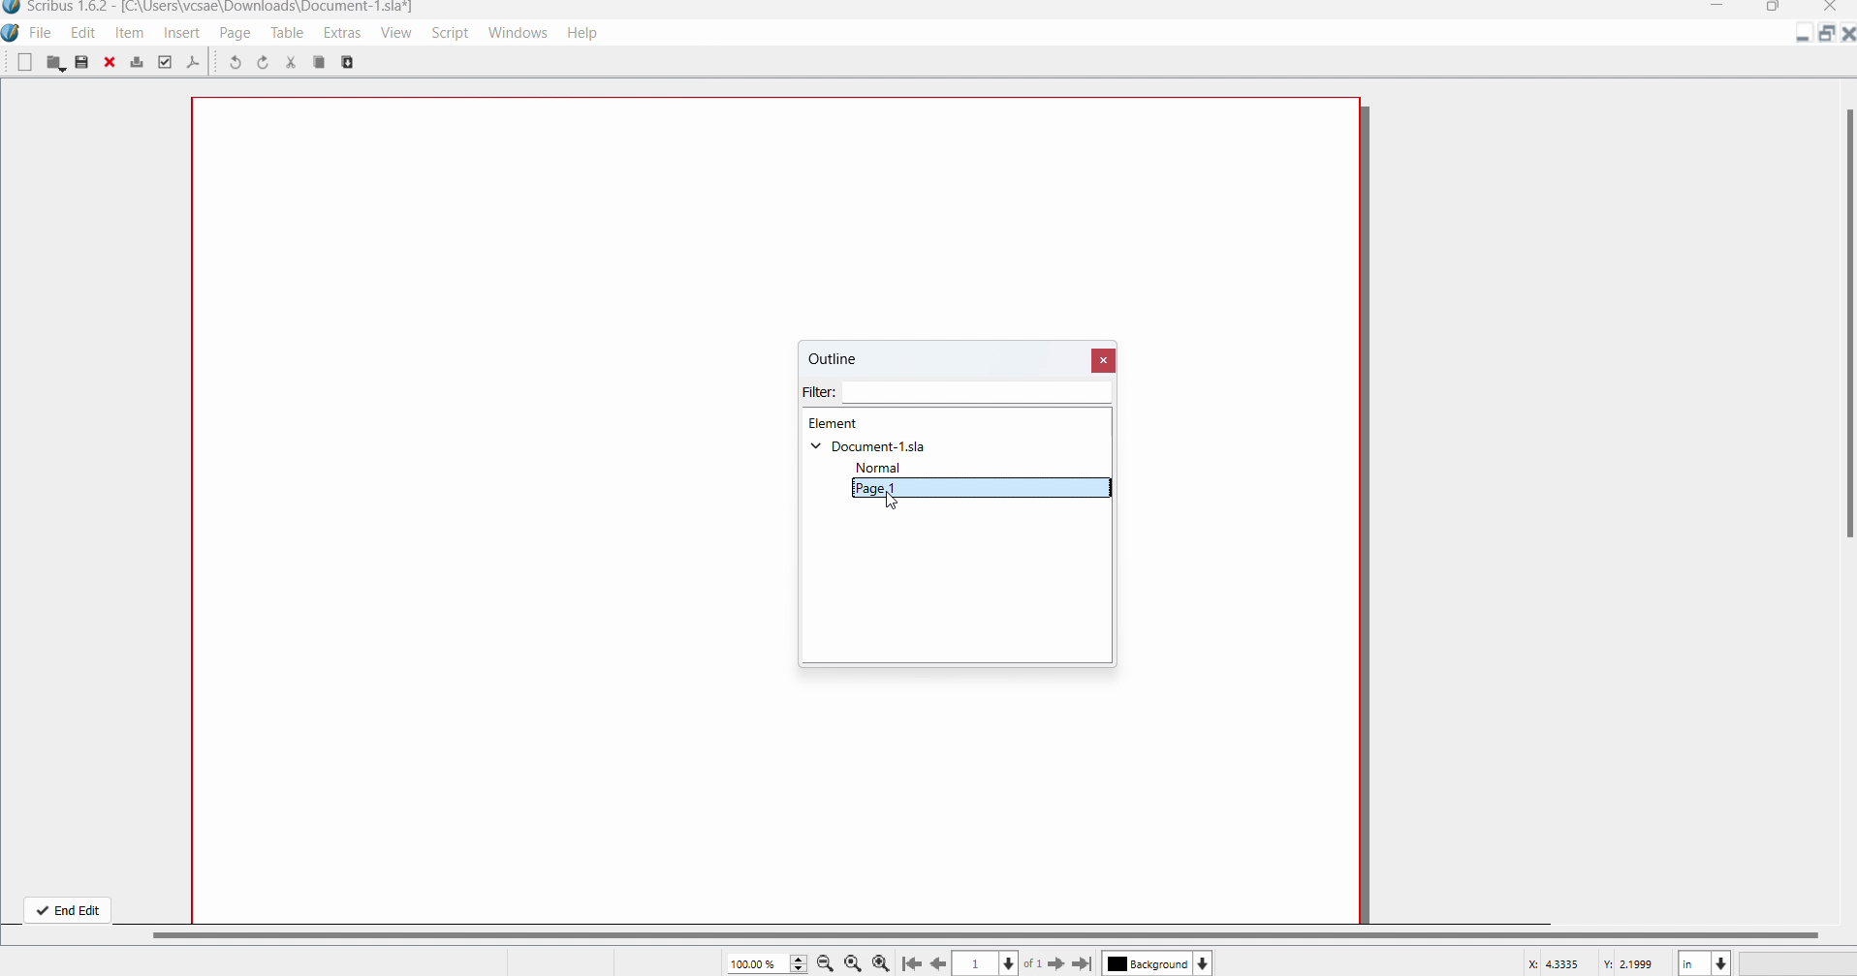 The height and width of the screenshot is (976, 1857). What do you see at coordinates (207, 11) in the screenshot?
I see `Scribus` at bounding box center [207, 11].